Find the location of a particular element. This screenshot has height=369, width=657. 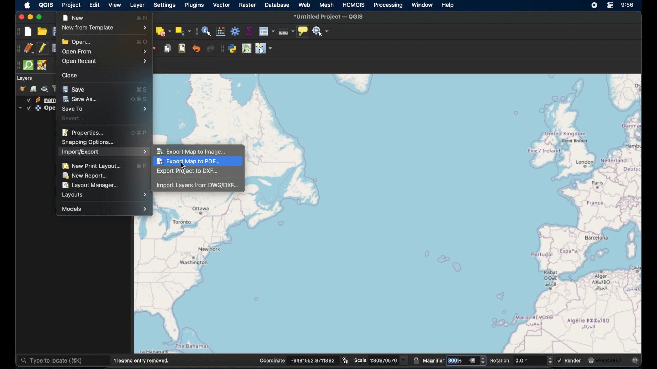

save as is located at coordinates (80, 99).